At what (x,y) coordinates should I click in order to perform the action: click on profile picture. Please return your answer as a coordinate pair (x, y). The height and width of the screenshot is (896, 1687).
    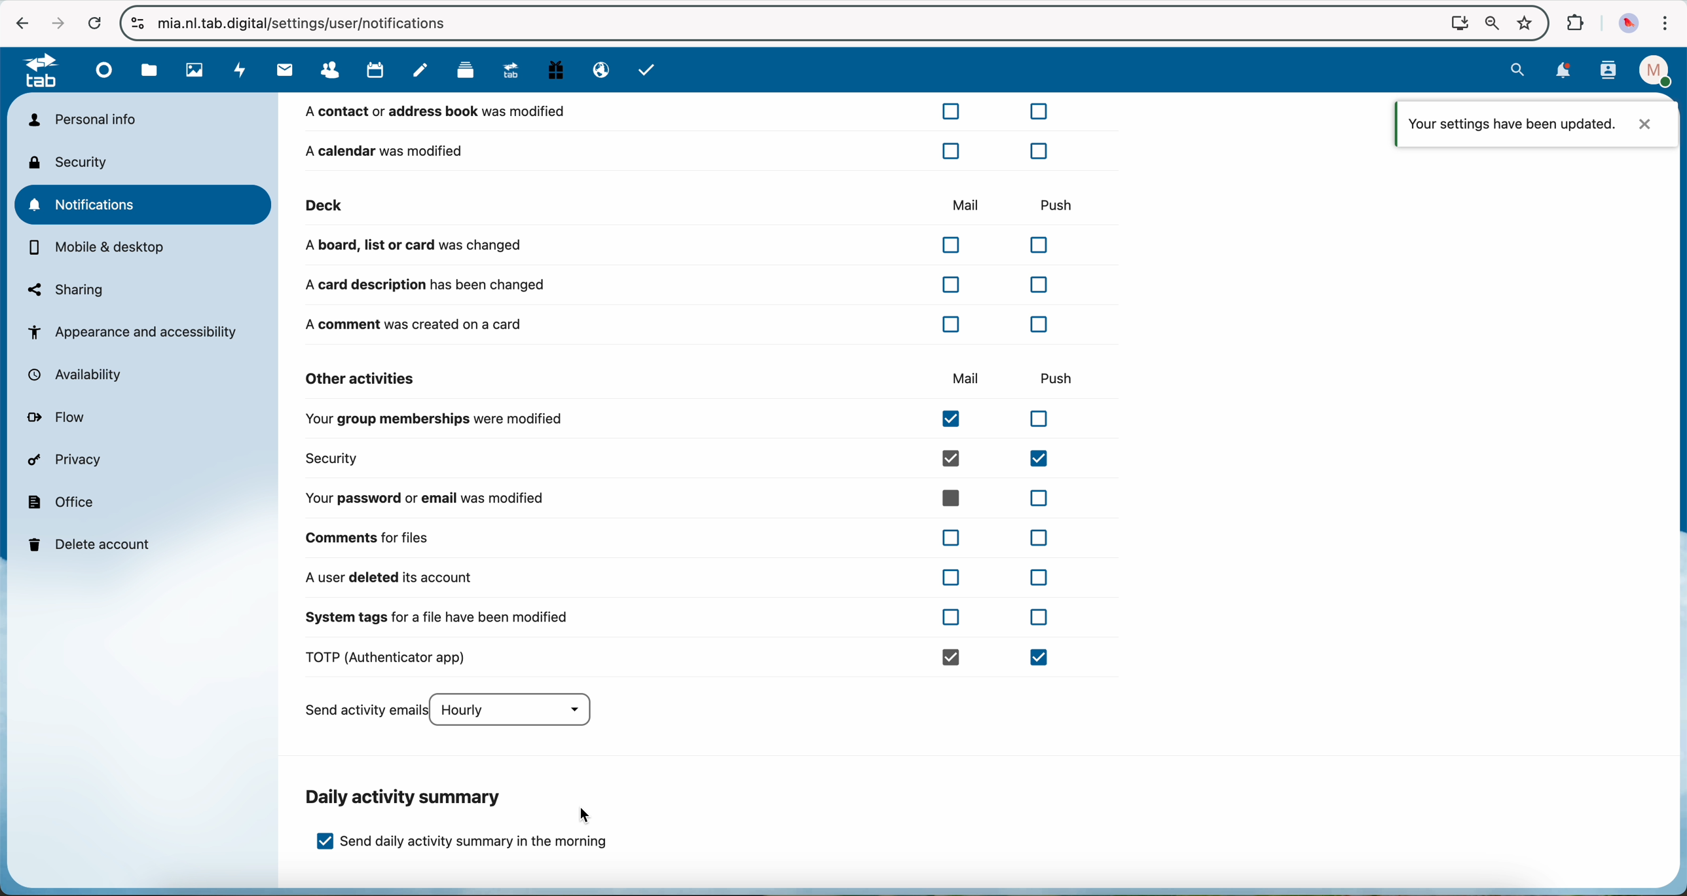
    Looking at the image, I should click on (1629, 22).